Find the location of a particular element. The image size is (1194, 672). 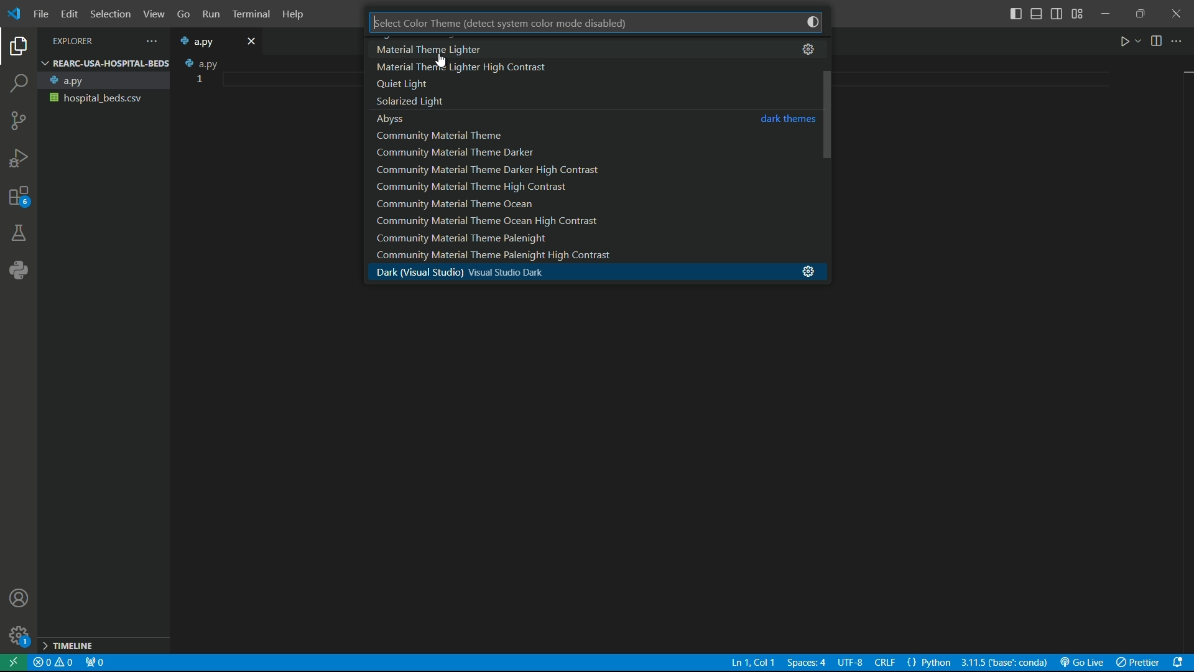

Material Ther Lighter High Contrast is located at coordinates (466, 68).